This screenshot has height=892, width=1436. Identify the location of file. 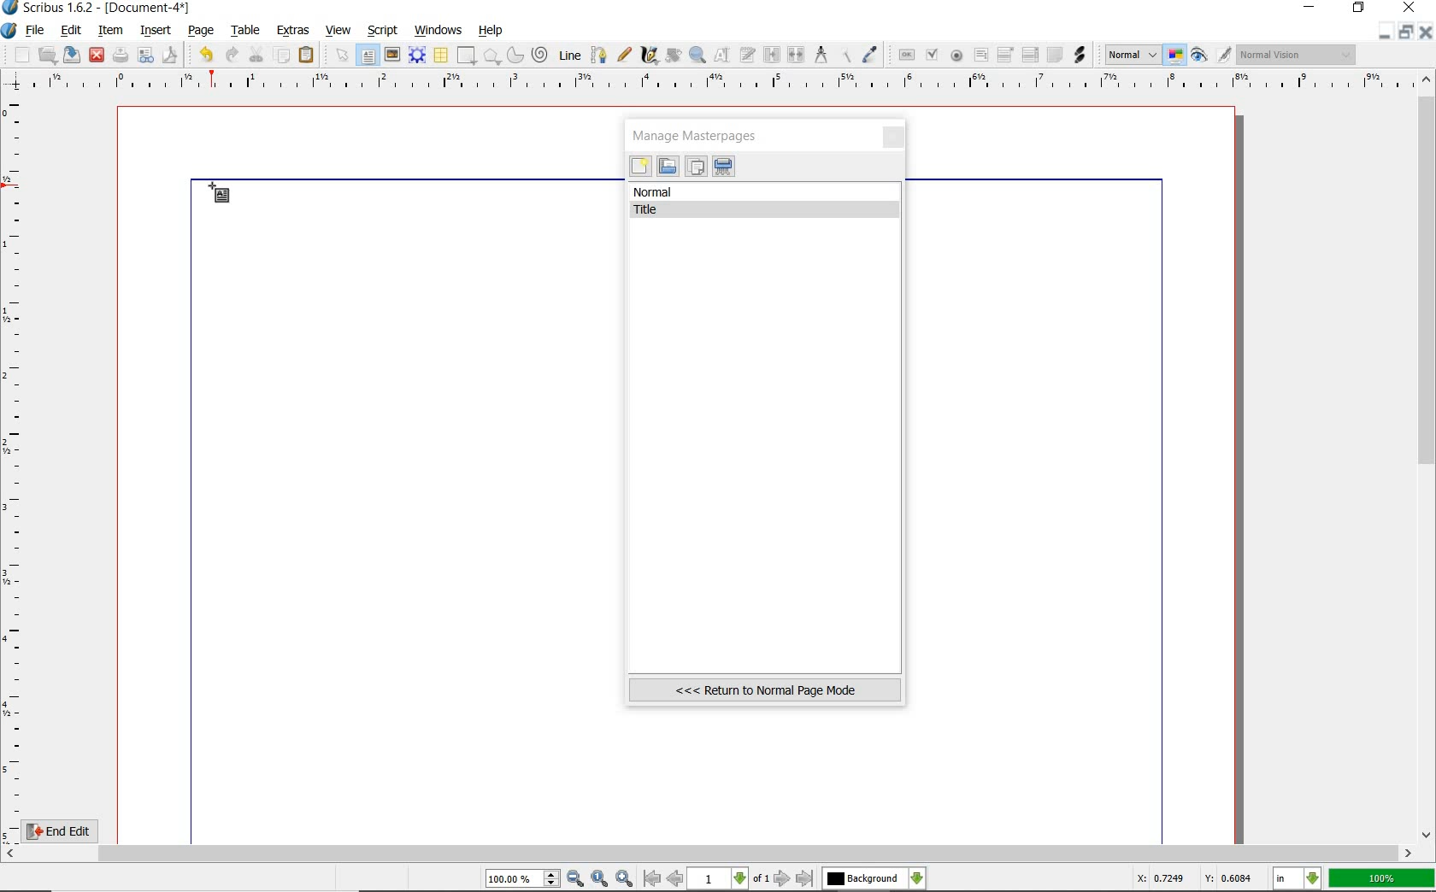
(36, 31).